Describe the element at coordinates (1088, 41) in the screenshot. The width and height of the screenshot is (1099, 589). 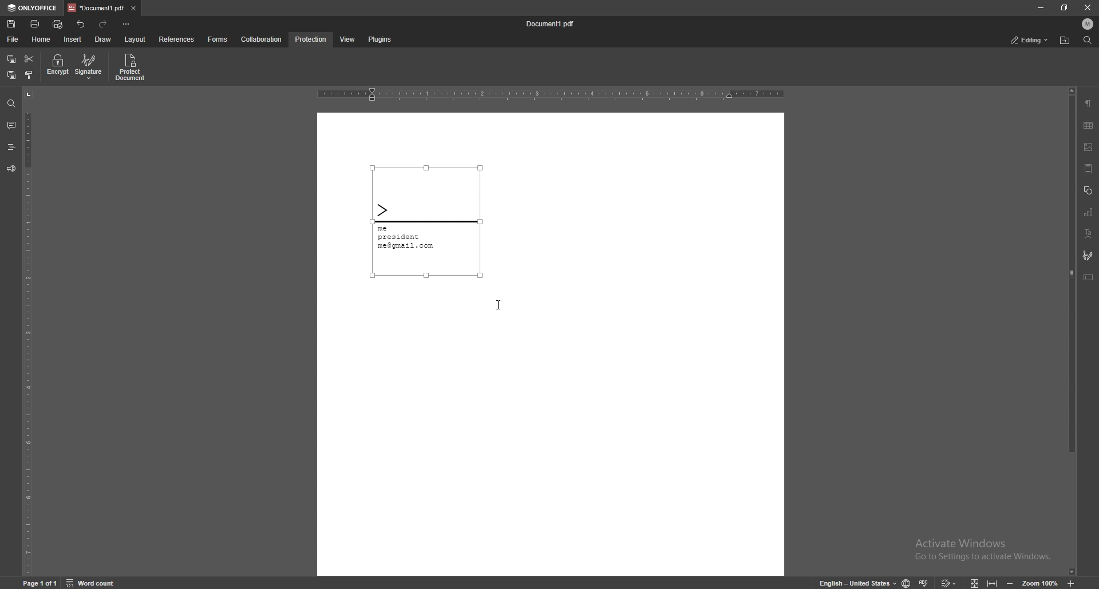
I see `find` at that location.